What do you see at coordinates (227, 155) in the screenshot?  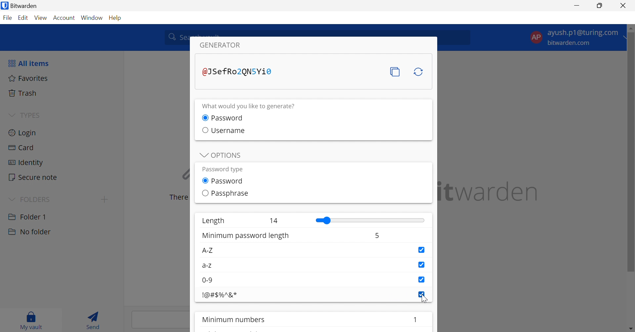 I see `` at bounding box center [227, 155].